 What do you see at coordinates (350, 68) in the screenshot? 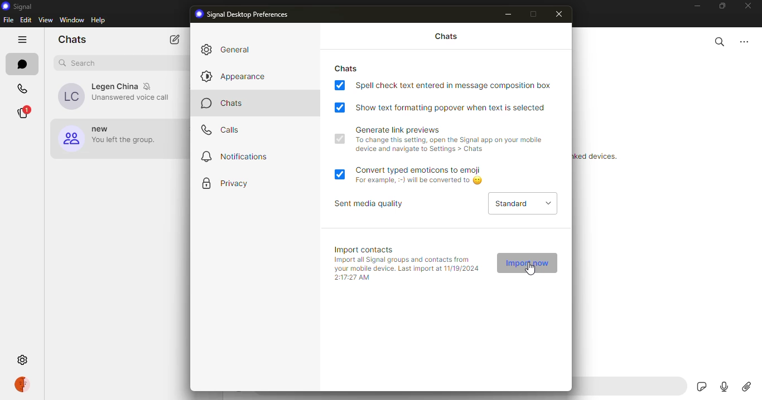
I see `chats` at bounding box center [350, 68].